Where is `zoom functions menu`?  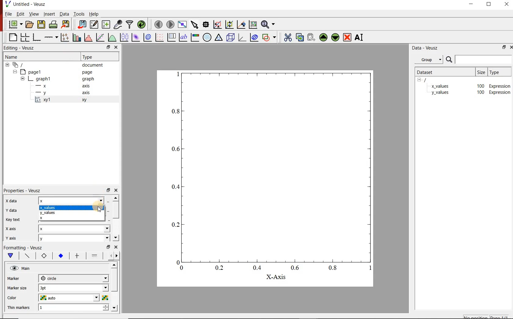
zoom functions menu is located at coordinates (268, 25).